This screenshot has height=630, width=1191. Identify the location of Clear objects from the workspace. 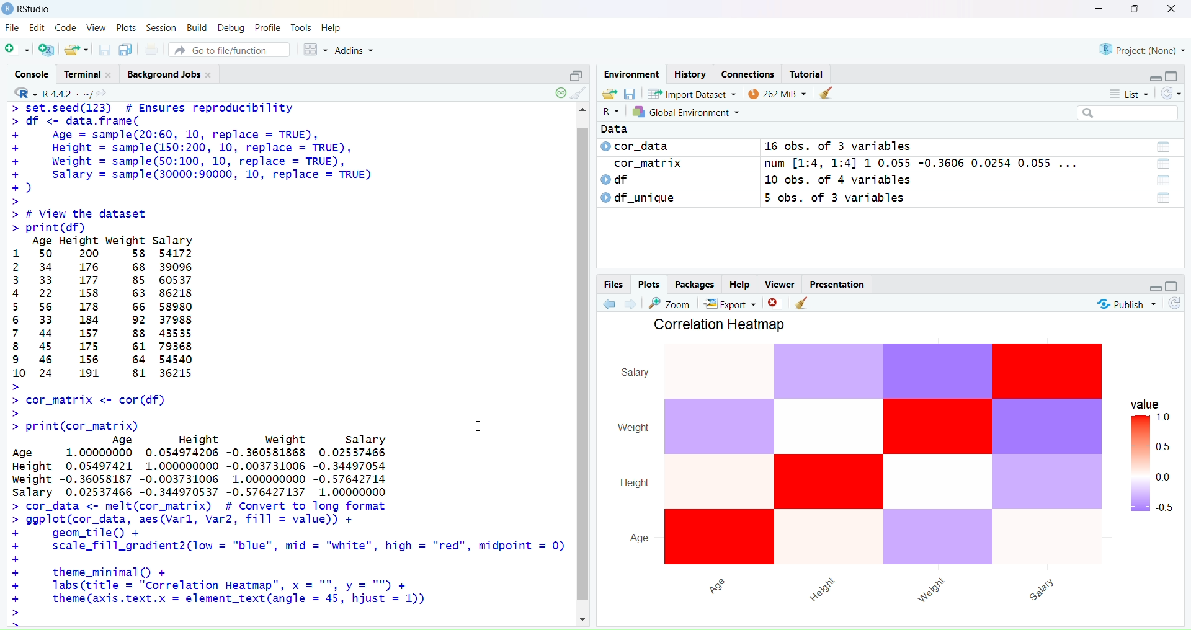
(827, 91).